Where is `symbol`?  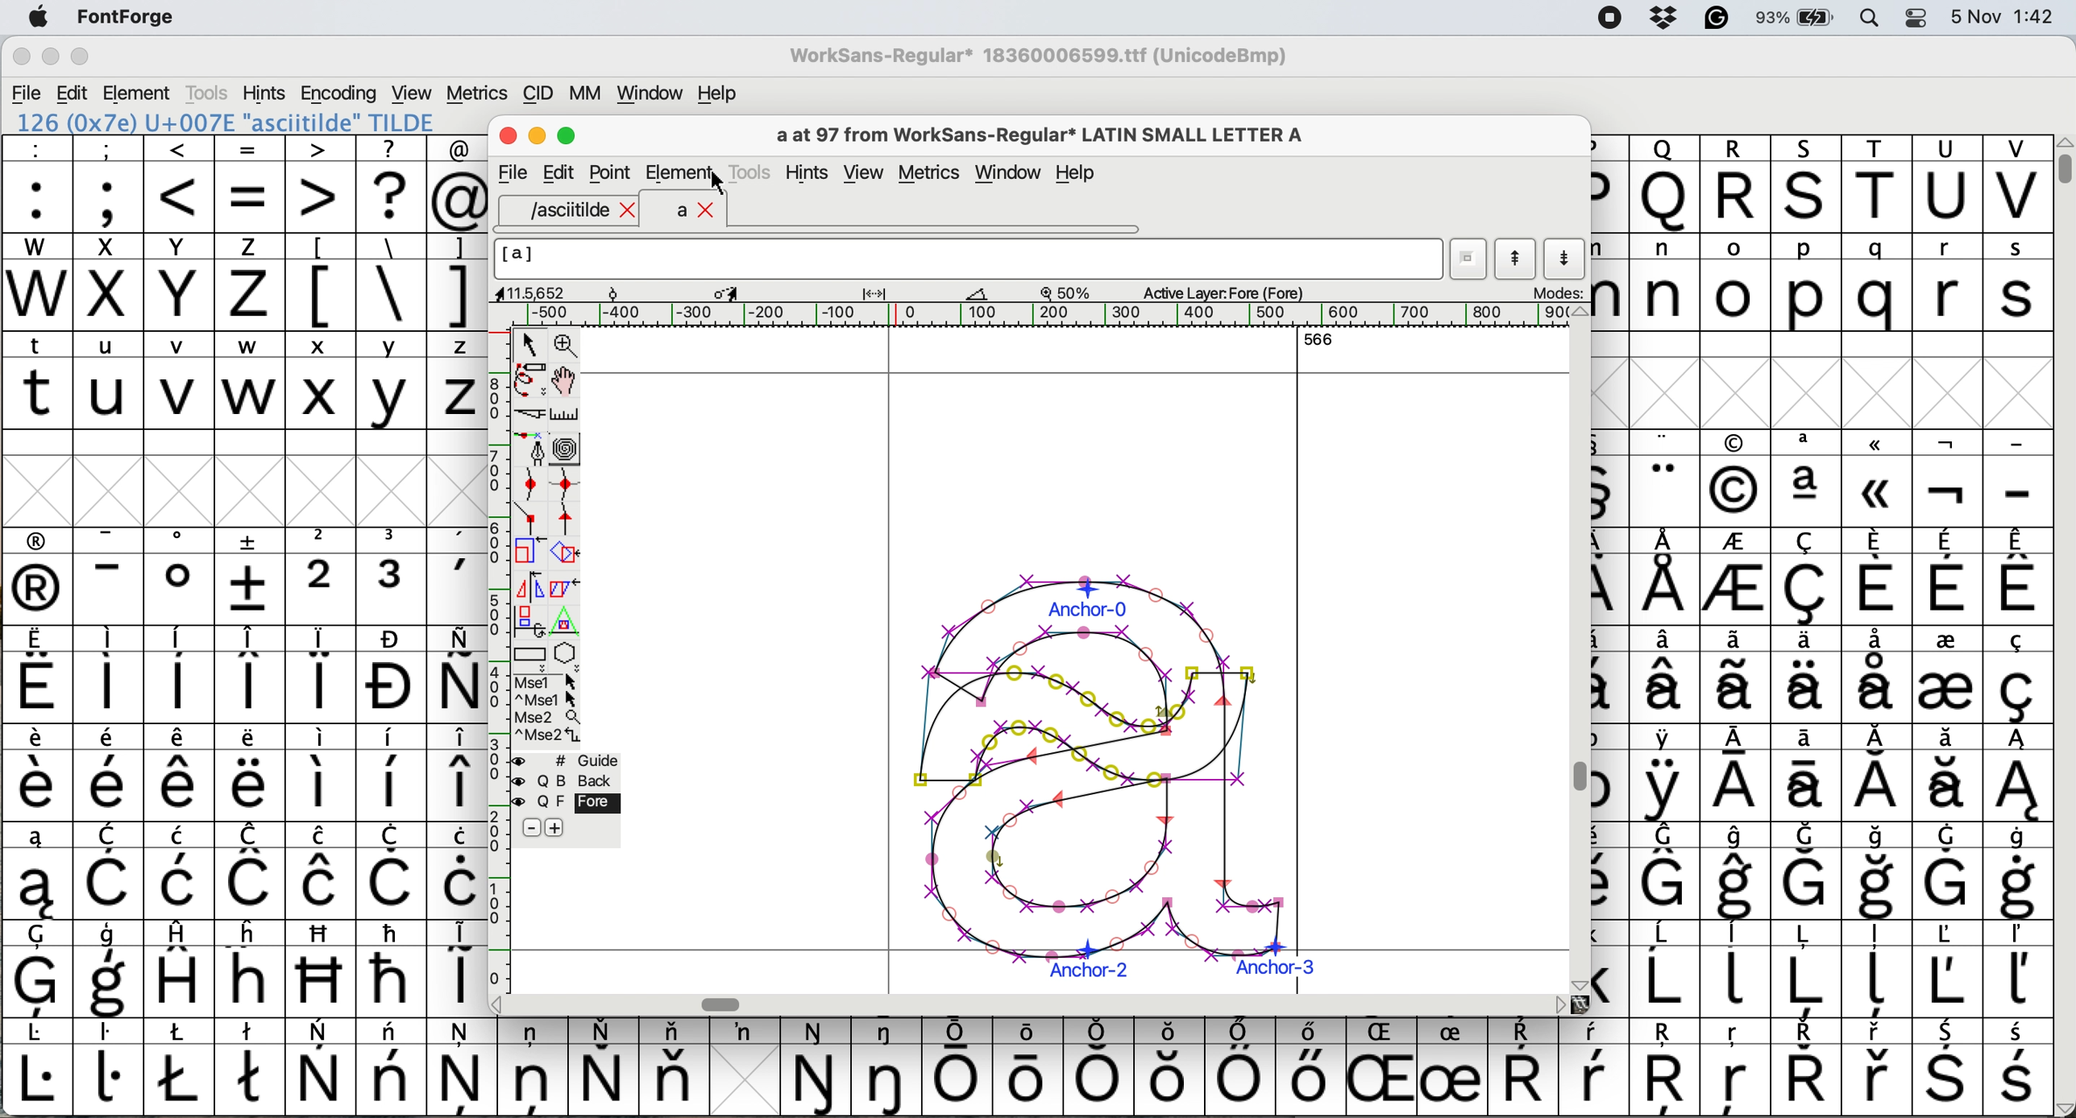 symbol is located at coordinates (180, 674).